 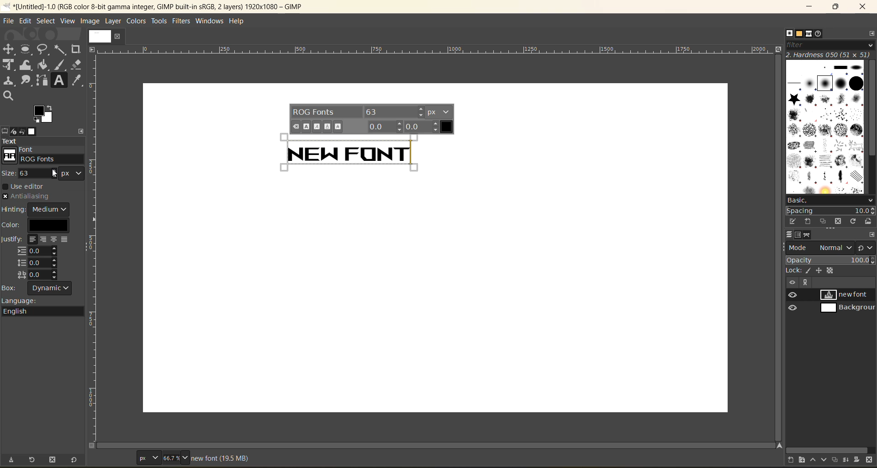 What do you see at coordinates (83, 131) in the screenshot?
I see `configure` at bounding box center [83, 131].